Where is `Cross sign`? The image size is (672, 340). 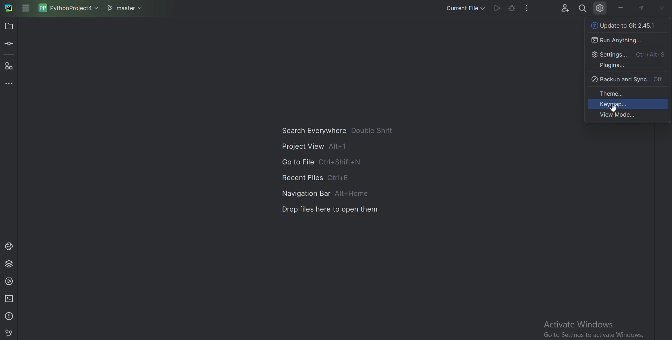 Cross sign is located at coordinates (663, 8).